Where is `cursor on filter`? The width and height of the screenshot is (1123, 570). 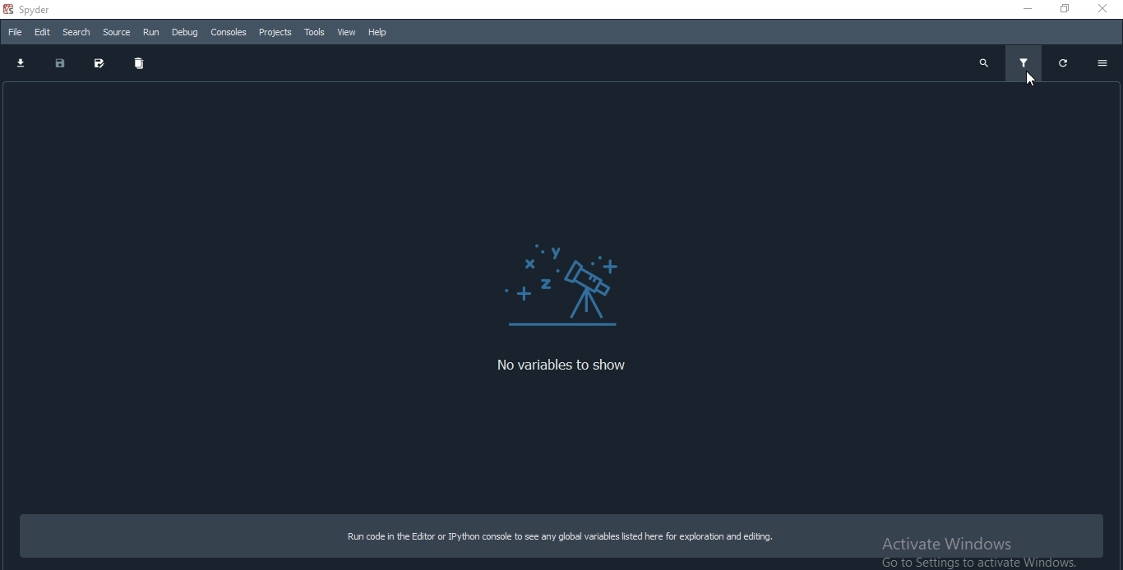 cursor on filter is located at coordinates (1032, 78).